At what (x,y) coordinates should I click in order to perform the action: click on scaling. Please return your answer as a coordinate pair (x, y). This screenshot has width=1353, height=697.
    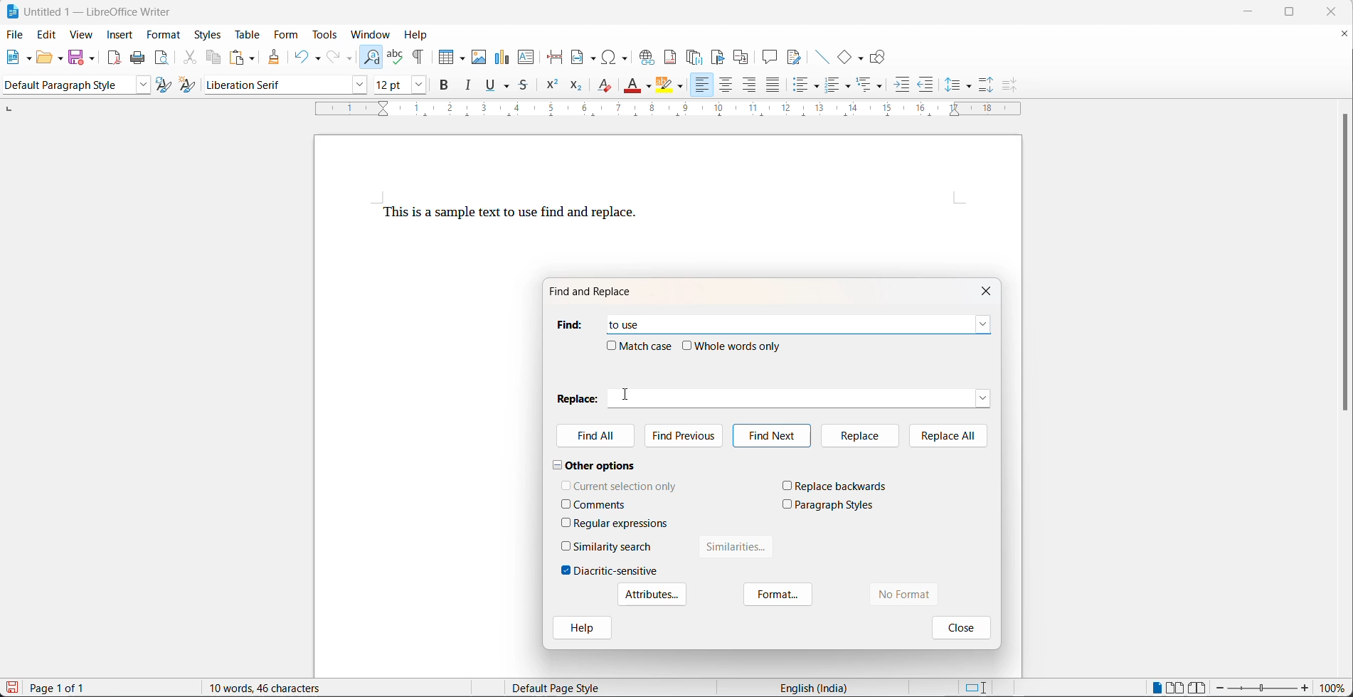
    Looking at the image, I should click on (679, 110).